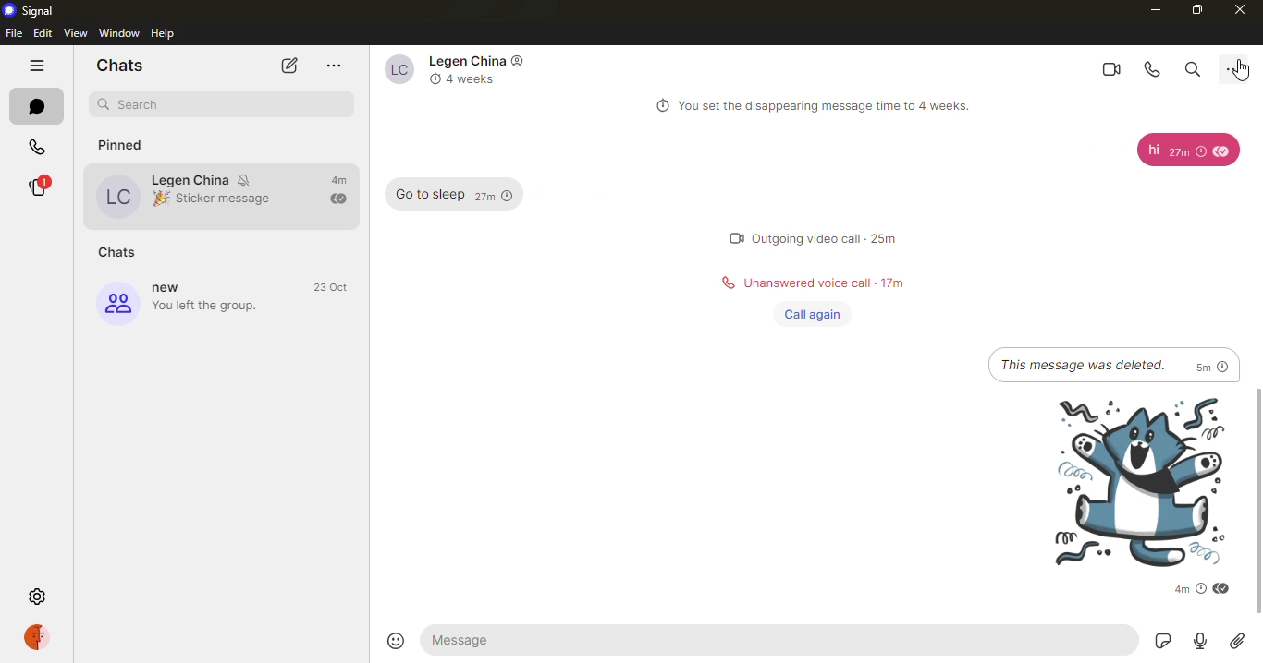 The image size is (1263, 663). What do you see at coordinates (473, 640) in the screenshot?
I see `message` at bounding box center [473, 640].